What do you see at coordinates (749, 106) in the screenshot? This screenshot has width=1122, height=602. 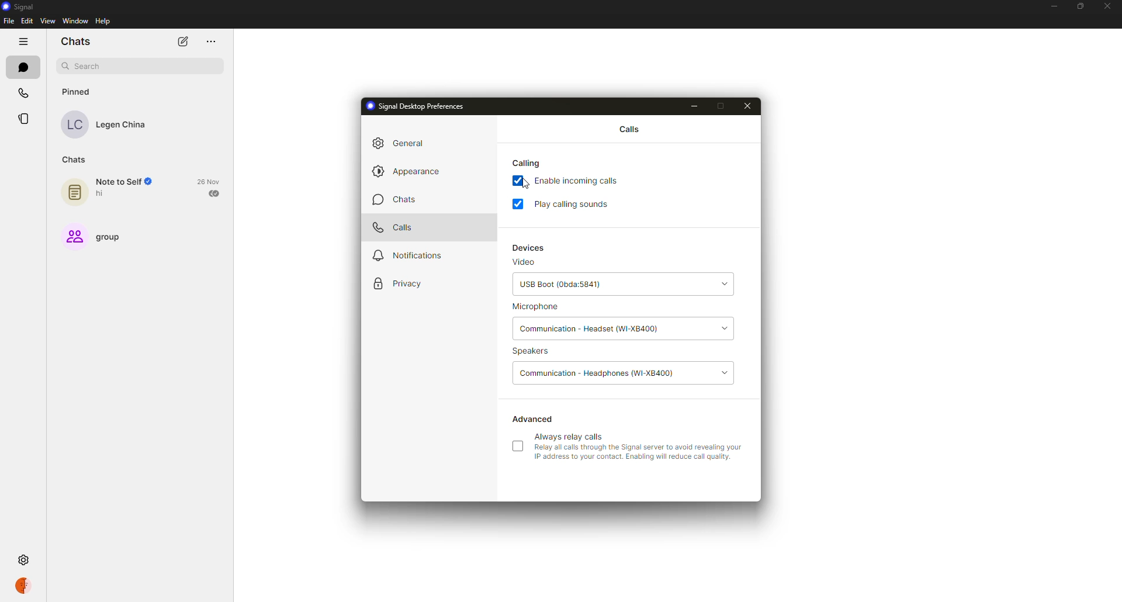 I see `close` at bounding box center [749, 106].